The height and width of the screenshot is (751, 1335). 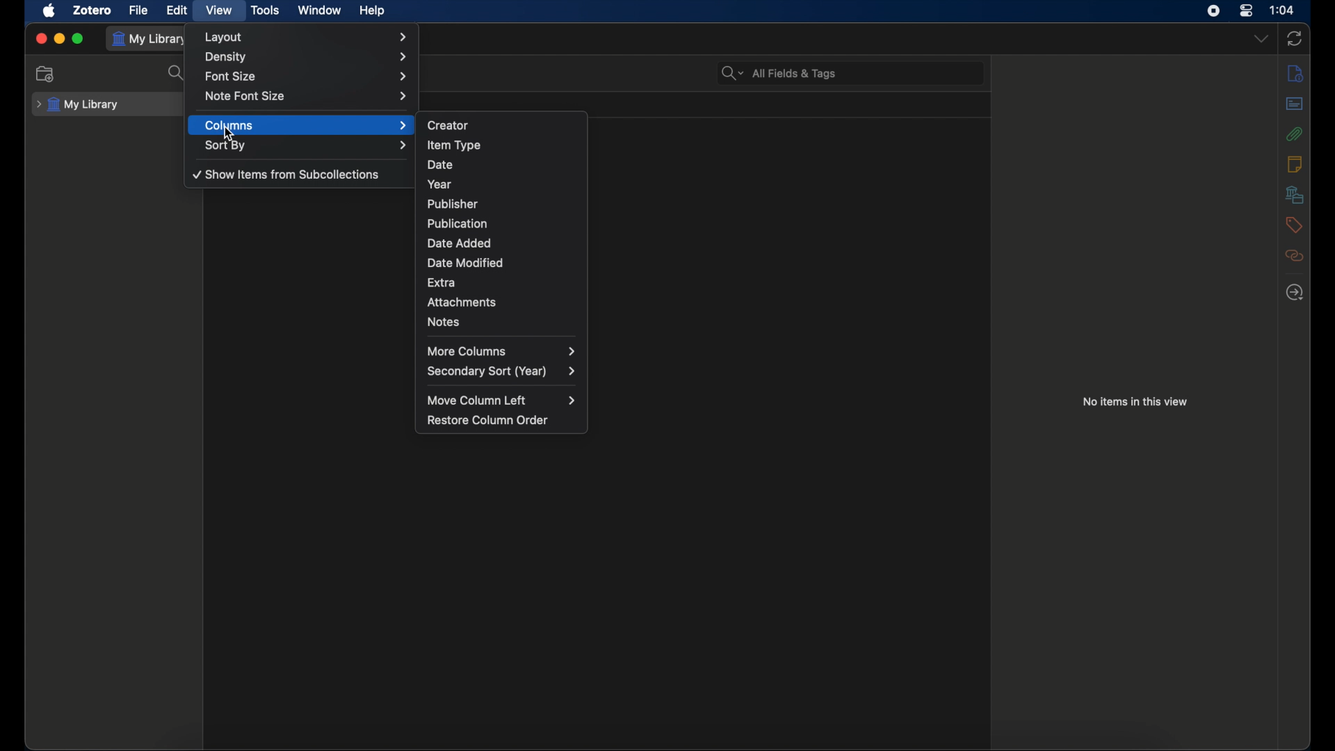 I want to click on file, so click(x=139, y=10).